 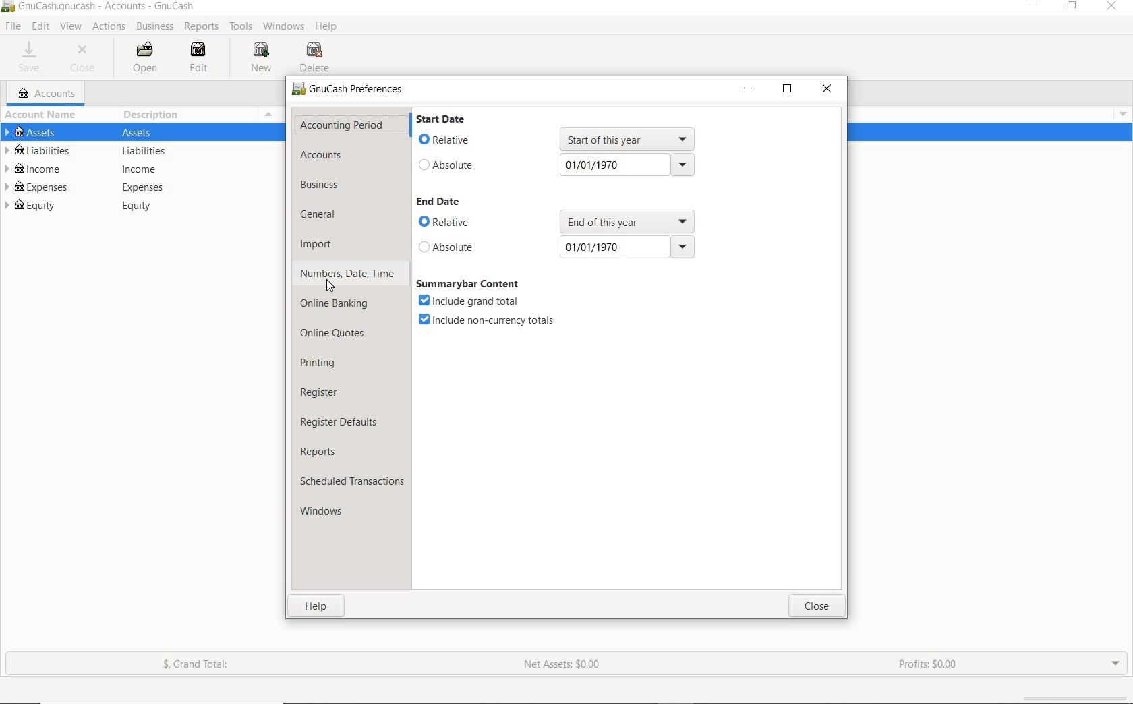 What do you see at coordinates (140, 208) in the screenshot?
I see `EQUITY` at bounding box center [140, 208].